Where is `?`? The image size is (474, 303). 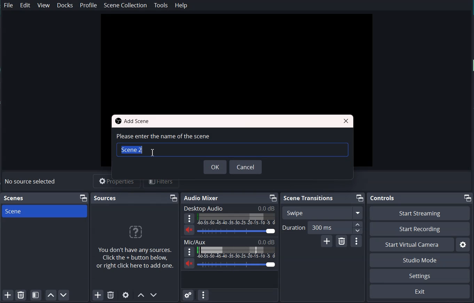
? is located at coordinates (135, 234).